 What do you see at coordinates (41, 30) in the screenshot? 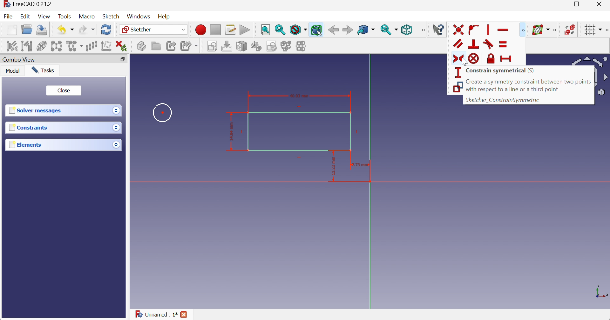
I see `Save` at bounding box center [41, 30].